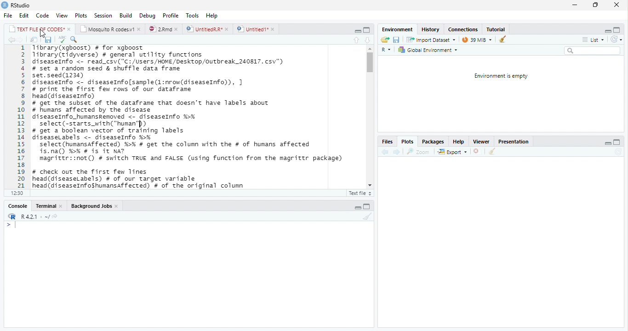  What do you see at coordinates (41, 16) in the screenshot?
I see `Code` at bounding box center [41, 16].